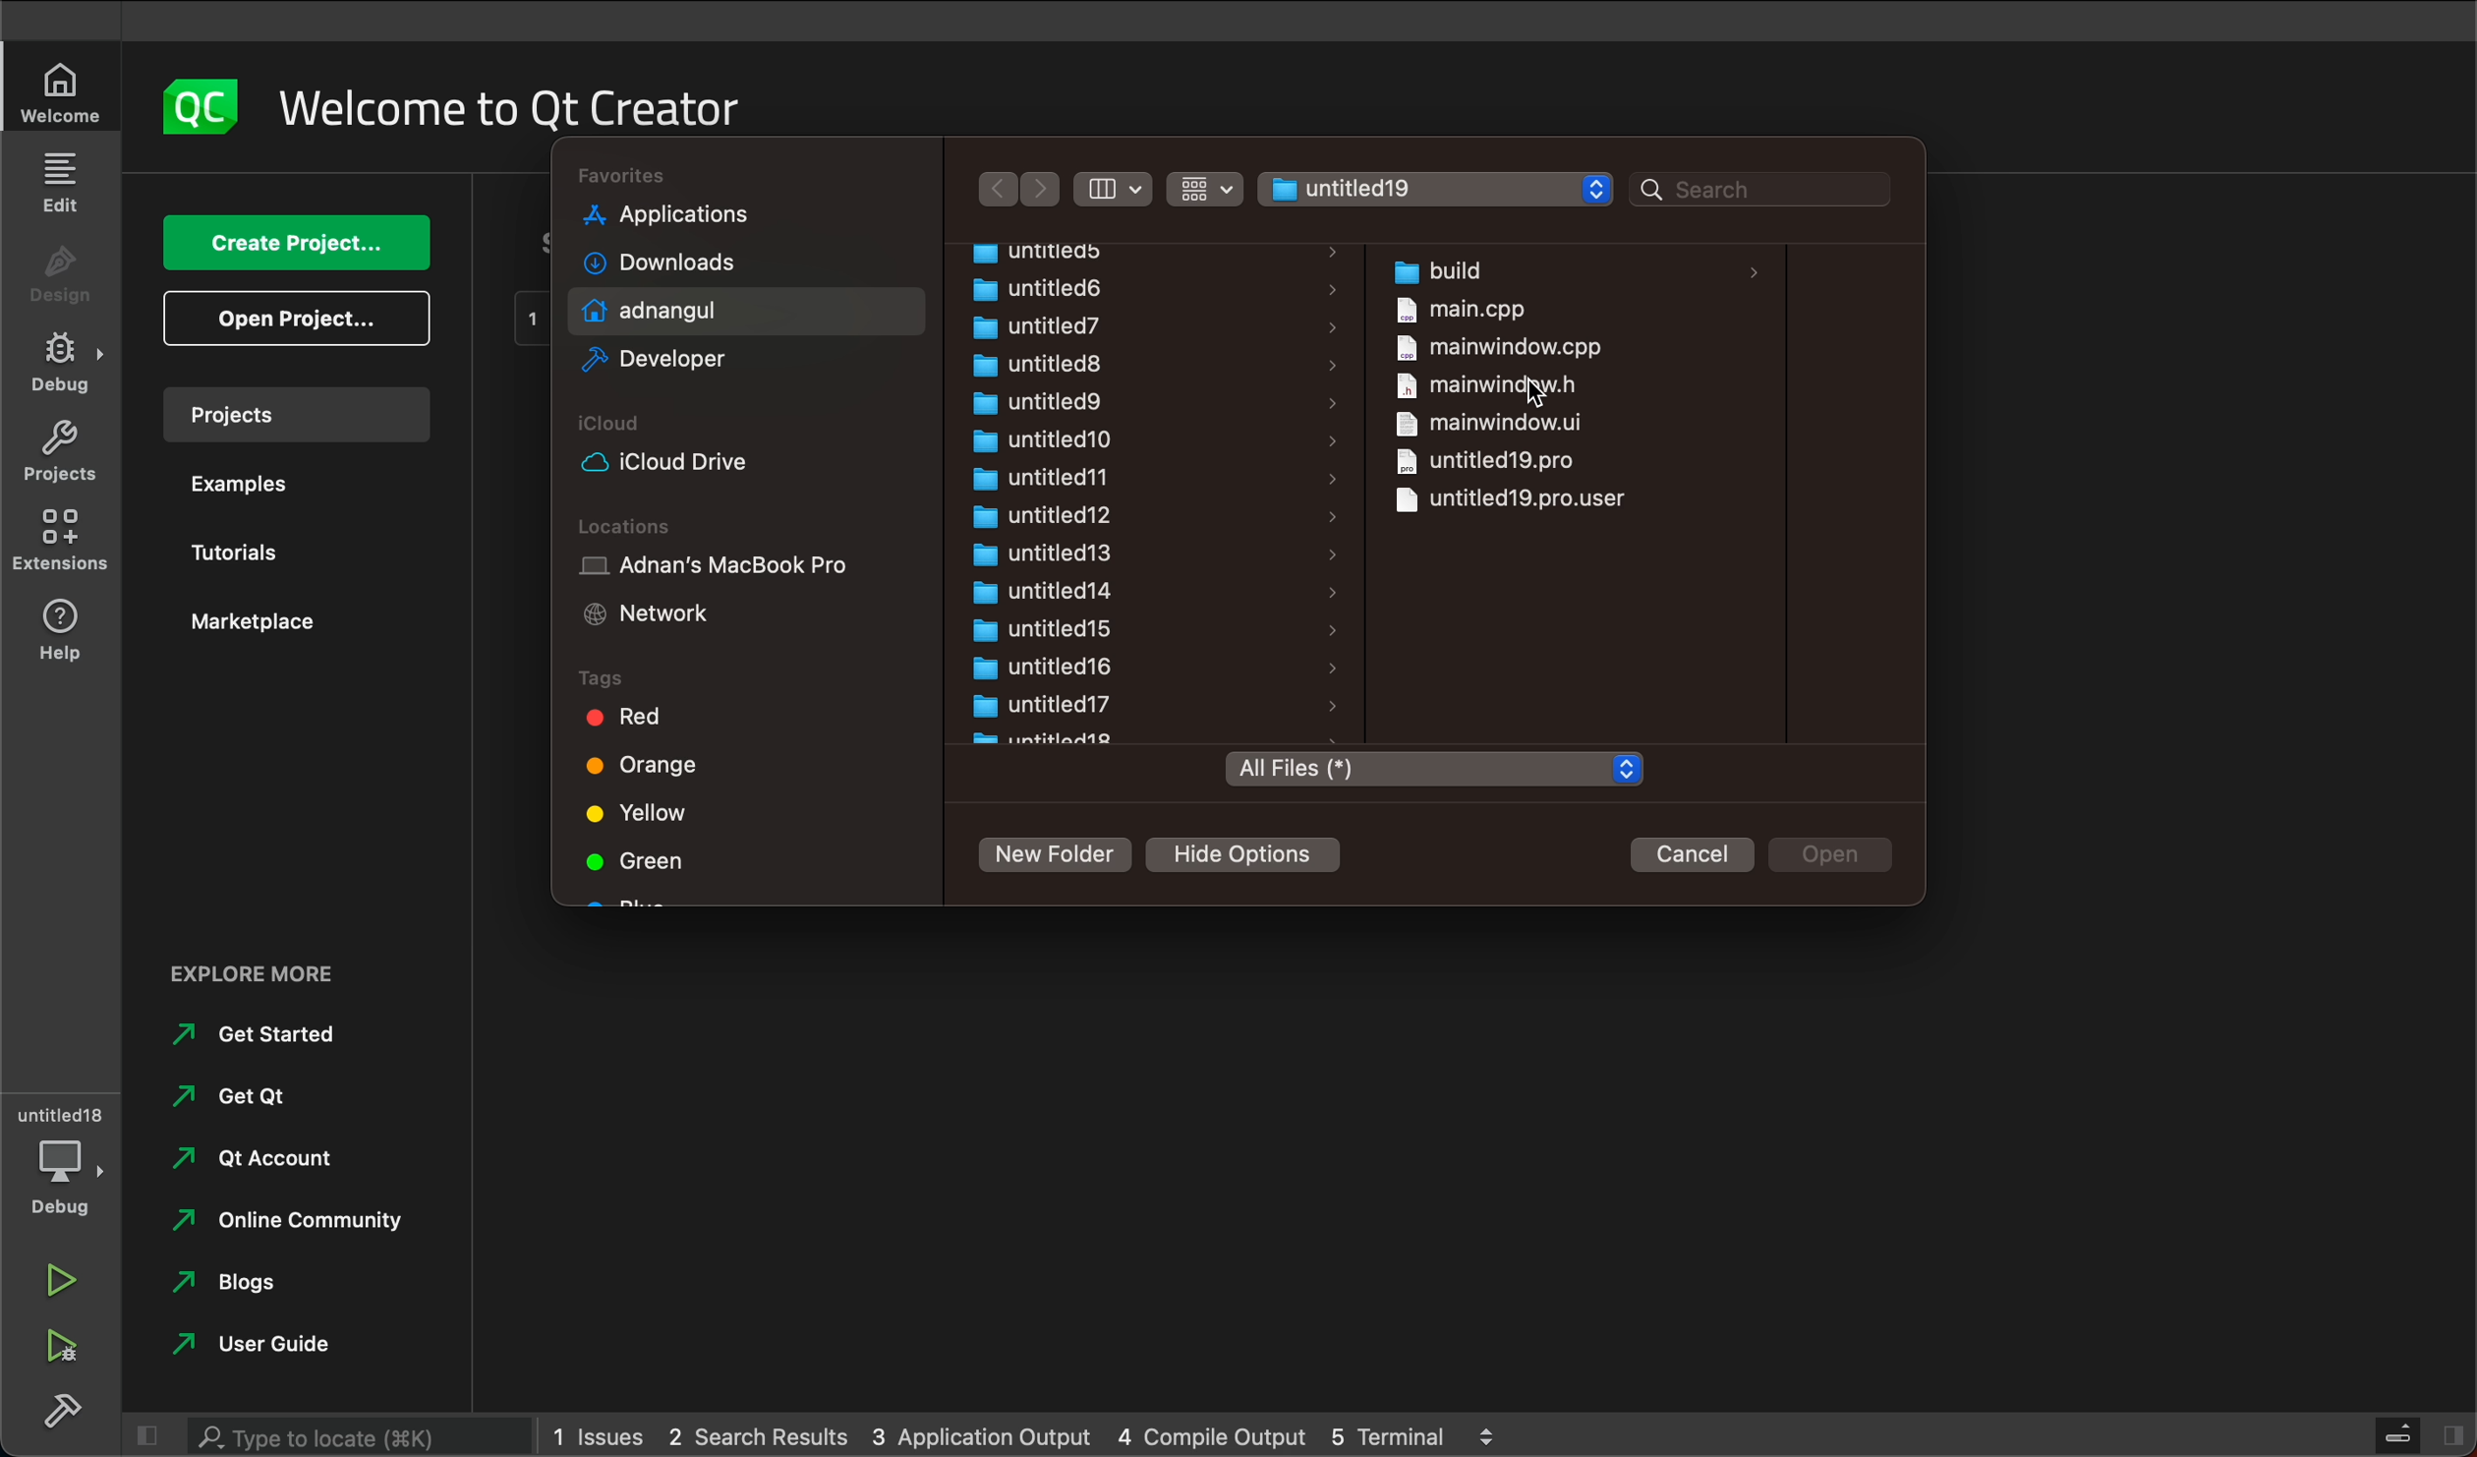 The image size is (2477, 1457). What do you see at coordinates (1840, 854) in the screenshot?
I see `open` at bounding box center [1840, 854].